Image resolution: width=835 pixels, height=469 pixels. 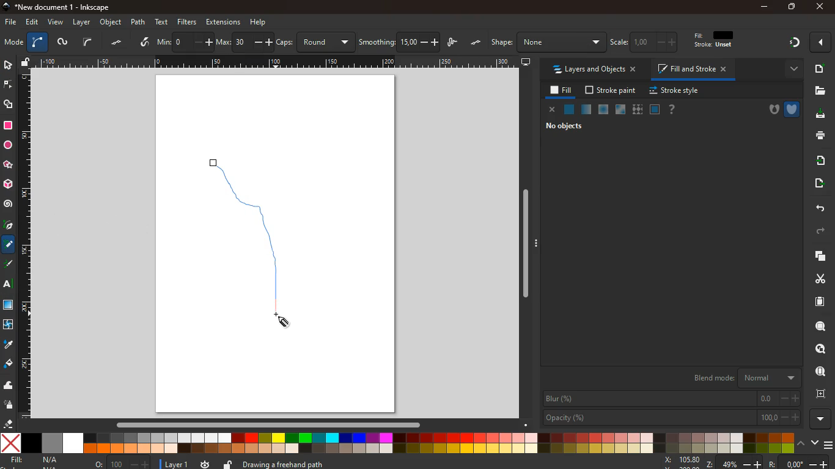 I want to click on spiral, so click(x=8, y=204).